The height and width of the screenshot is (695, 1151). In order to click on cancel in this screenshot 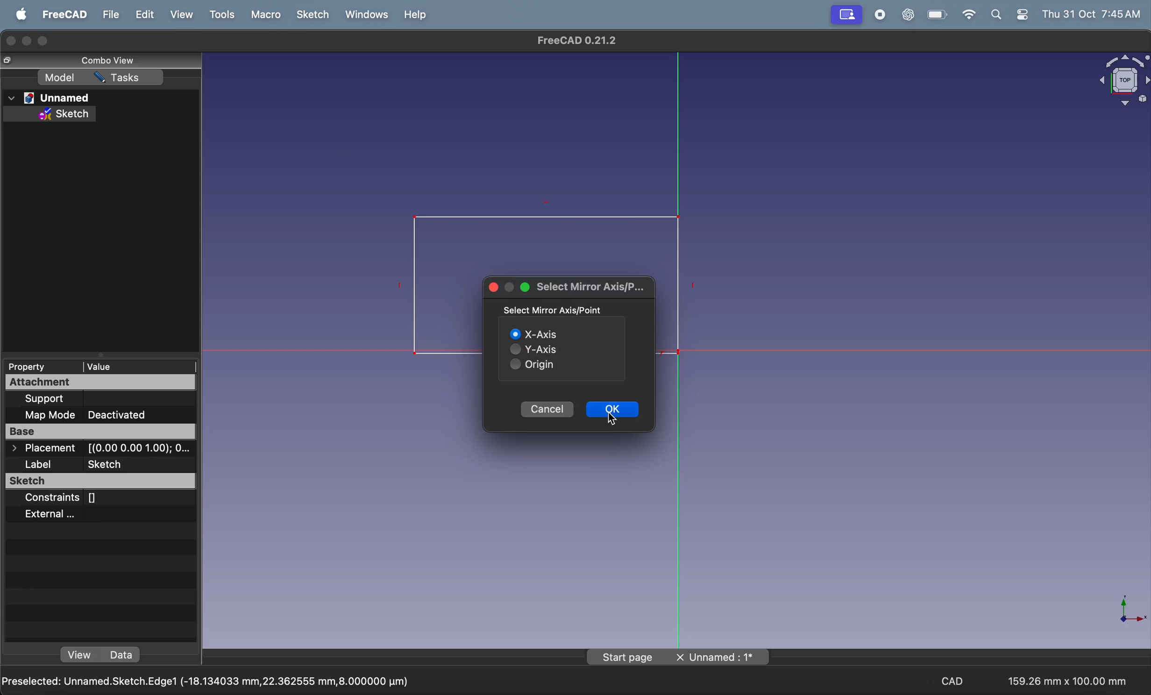, I will do `click(547, 411)`.